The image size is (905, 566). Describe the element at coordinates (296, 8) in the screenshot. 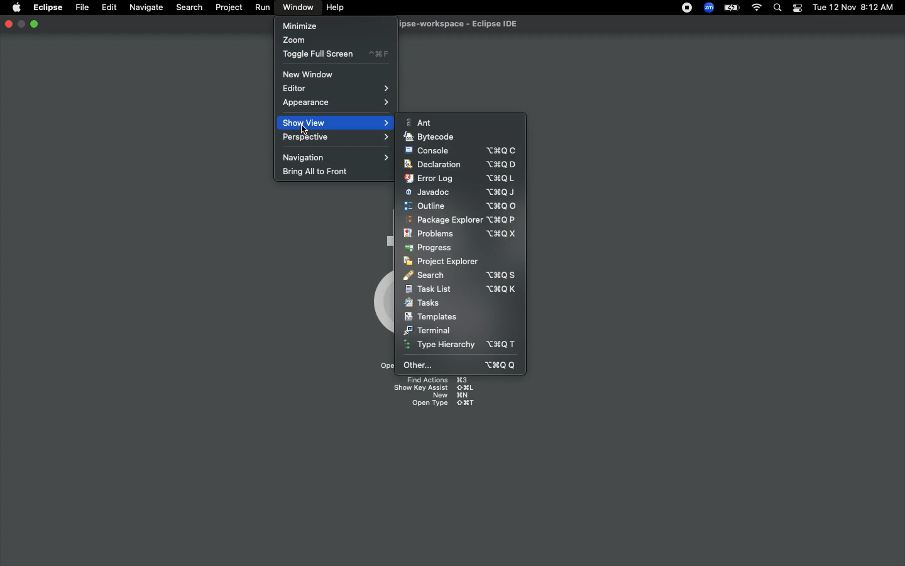

I see `Window` at that location.